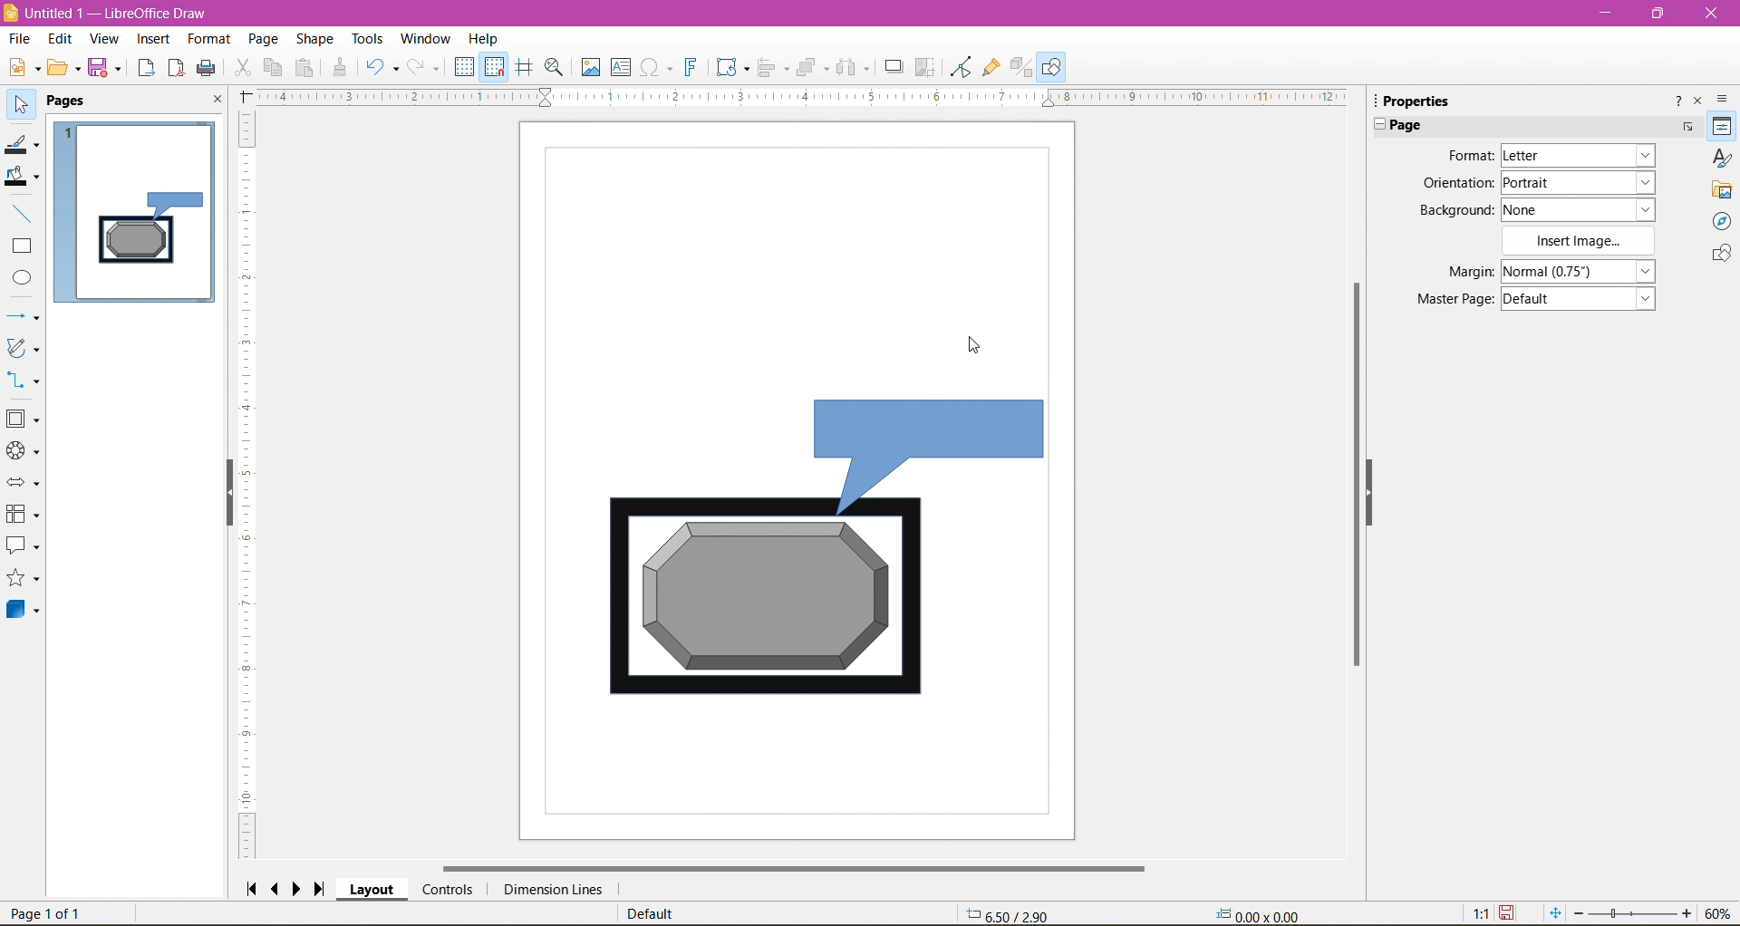  I want to click on Snap to Grid, so click(495, 68).